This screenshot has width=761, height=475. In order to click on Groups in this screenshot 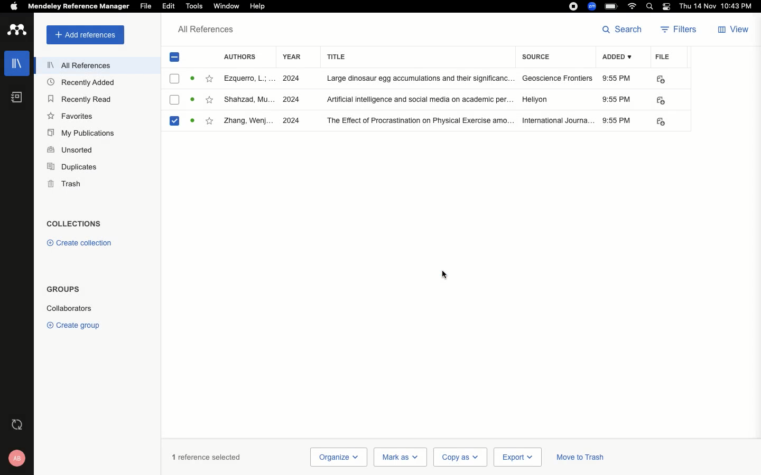, I will do `click(62, 289)`.